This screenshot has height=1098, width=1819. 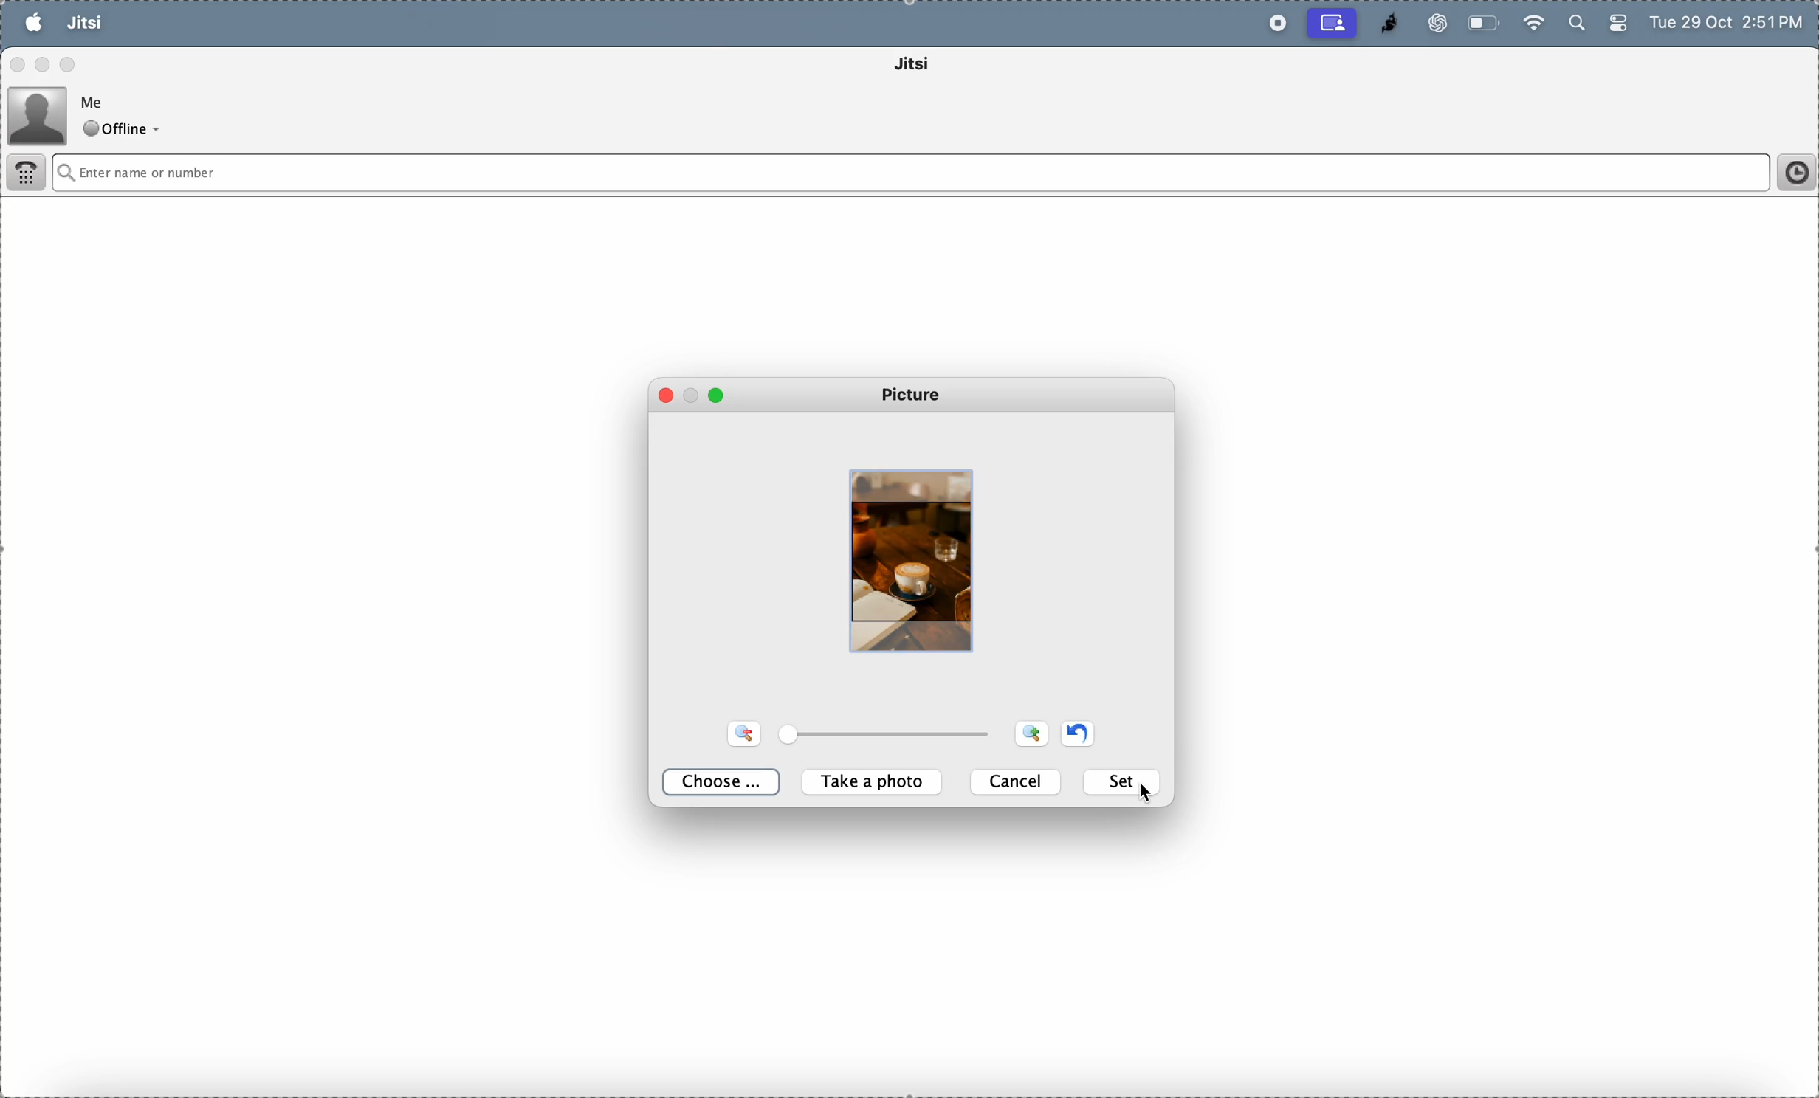 What do you see at coordinates (892, 736) in the screenshot?
I see `slider` at bounding box center [892, 736].